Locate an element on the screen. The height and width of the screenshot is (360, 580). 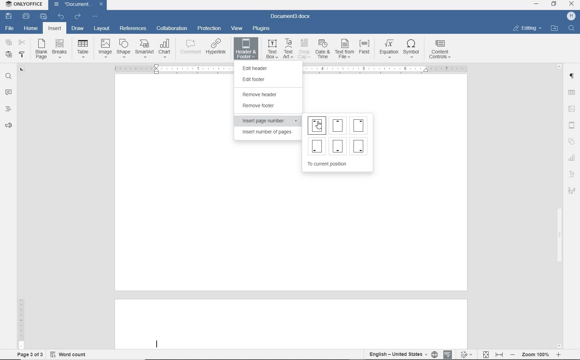
Signature is located at coordinates (570, 193).